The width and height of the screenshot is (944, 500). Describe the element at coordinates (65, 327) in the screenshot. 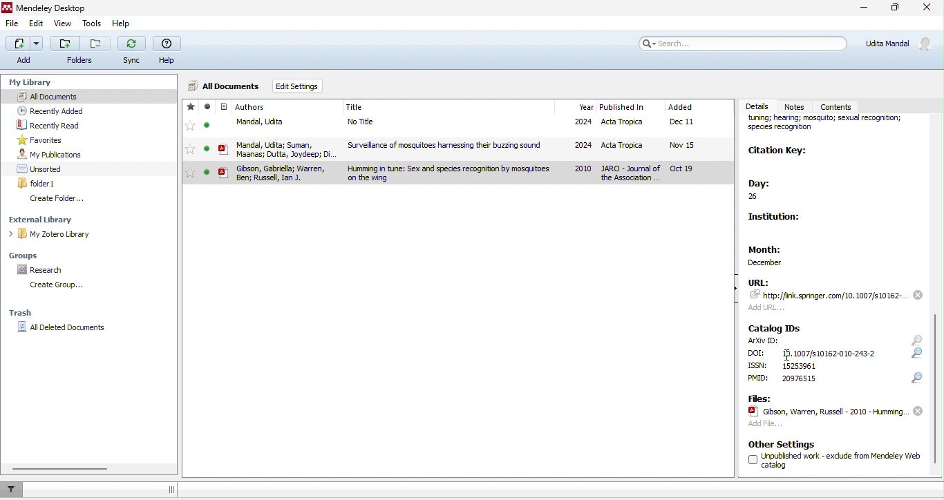

I see `all deleted documents` at that location.